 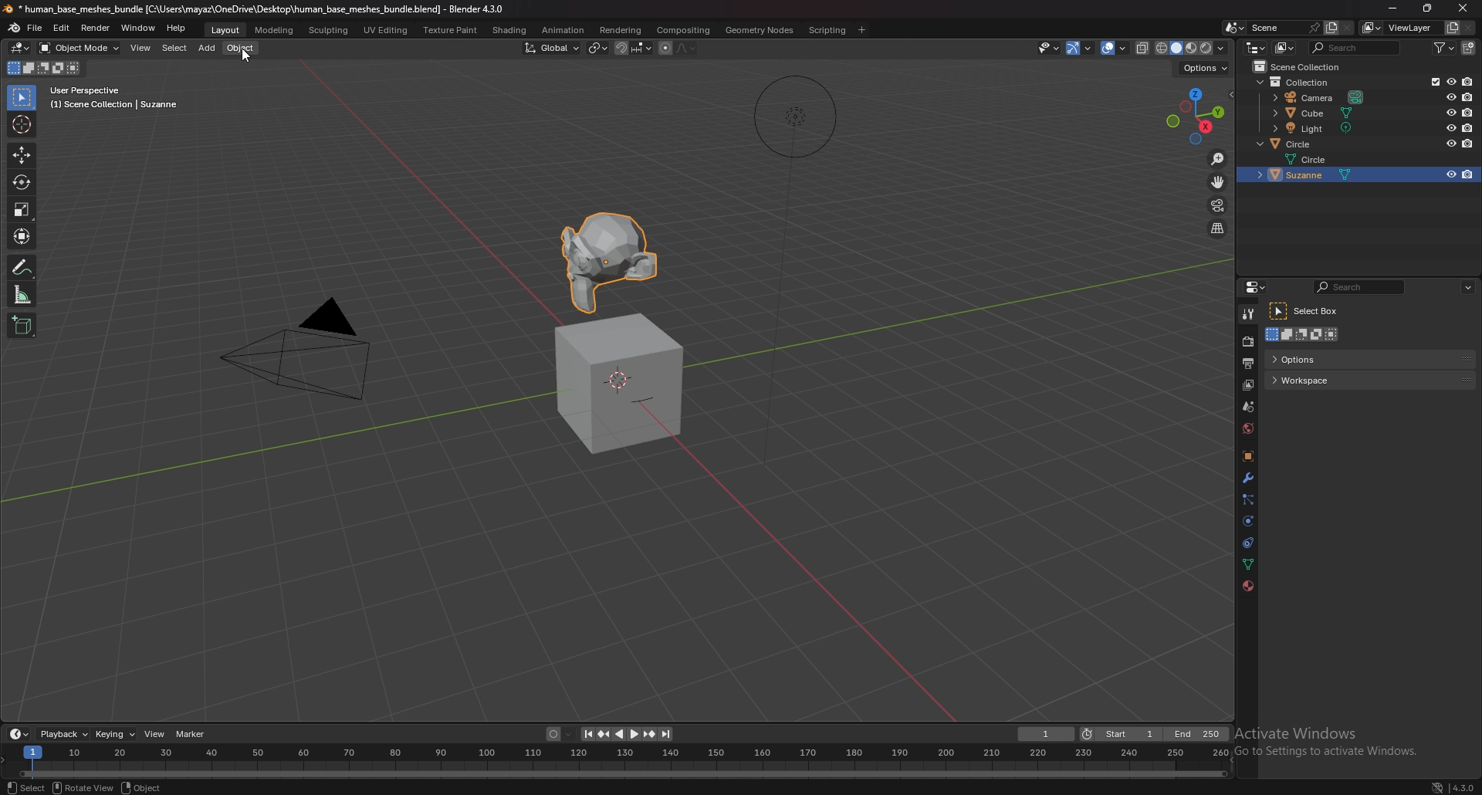 I want to click on particles, so click(x=1249, y=500).